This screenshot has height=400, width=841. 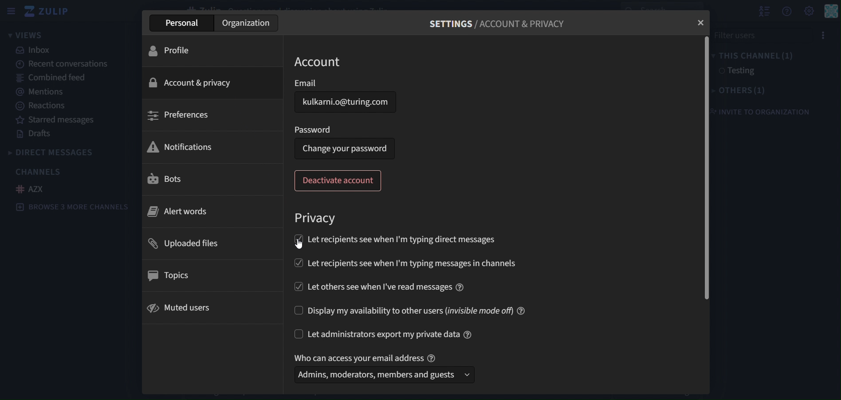 What do you see at coordinates (188, 147) in the screenshot?
I see `notifications` at bounding box center [188, 147].